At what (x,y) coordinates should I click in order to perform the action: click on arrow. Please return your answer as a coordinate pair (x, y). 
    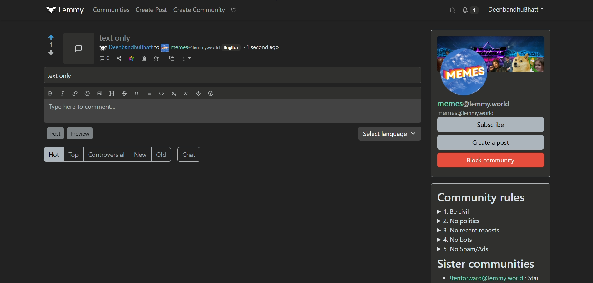
    Looking at the image, I should click on (50, 45).